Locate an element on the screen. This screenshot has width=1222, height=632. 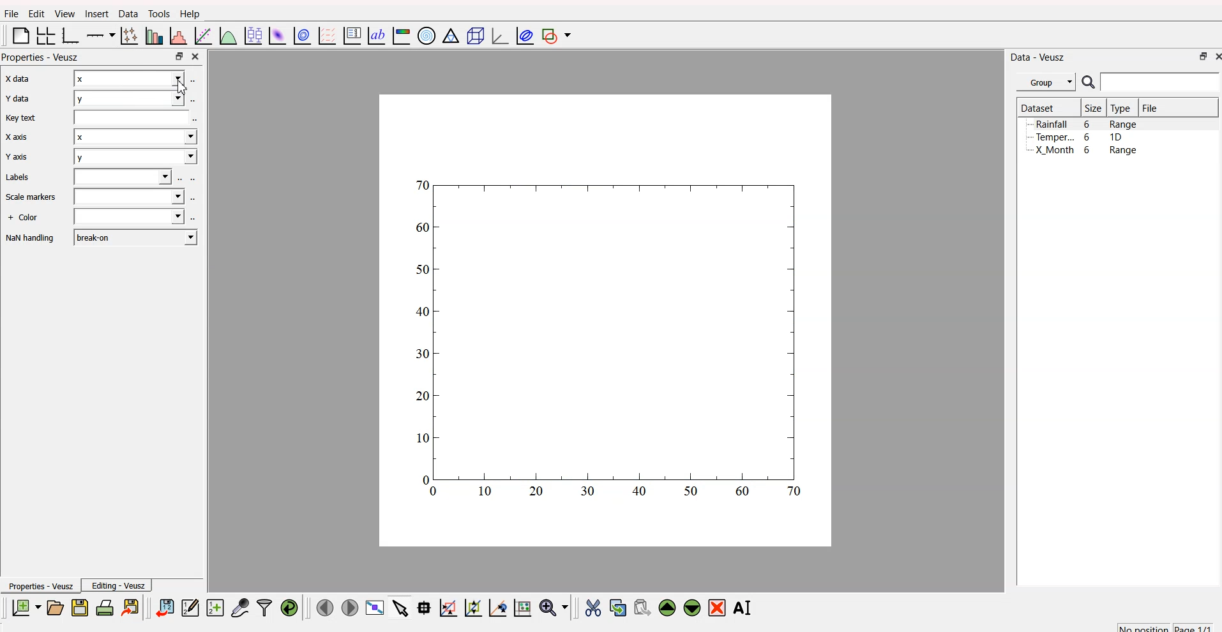
zoom menu is located at coordinates (554, 606).